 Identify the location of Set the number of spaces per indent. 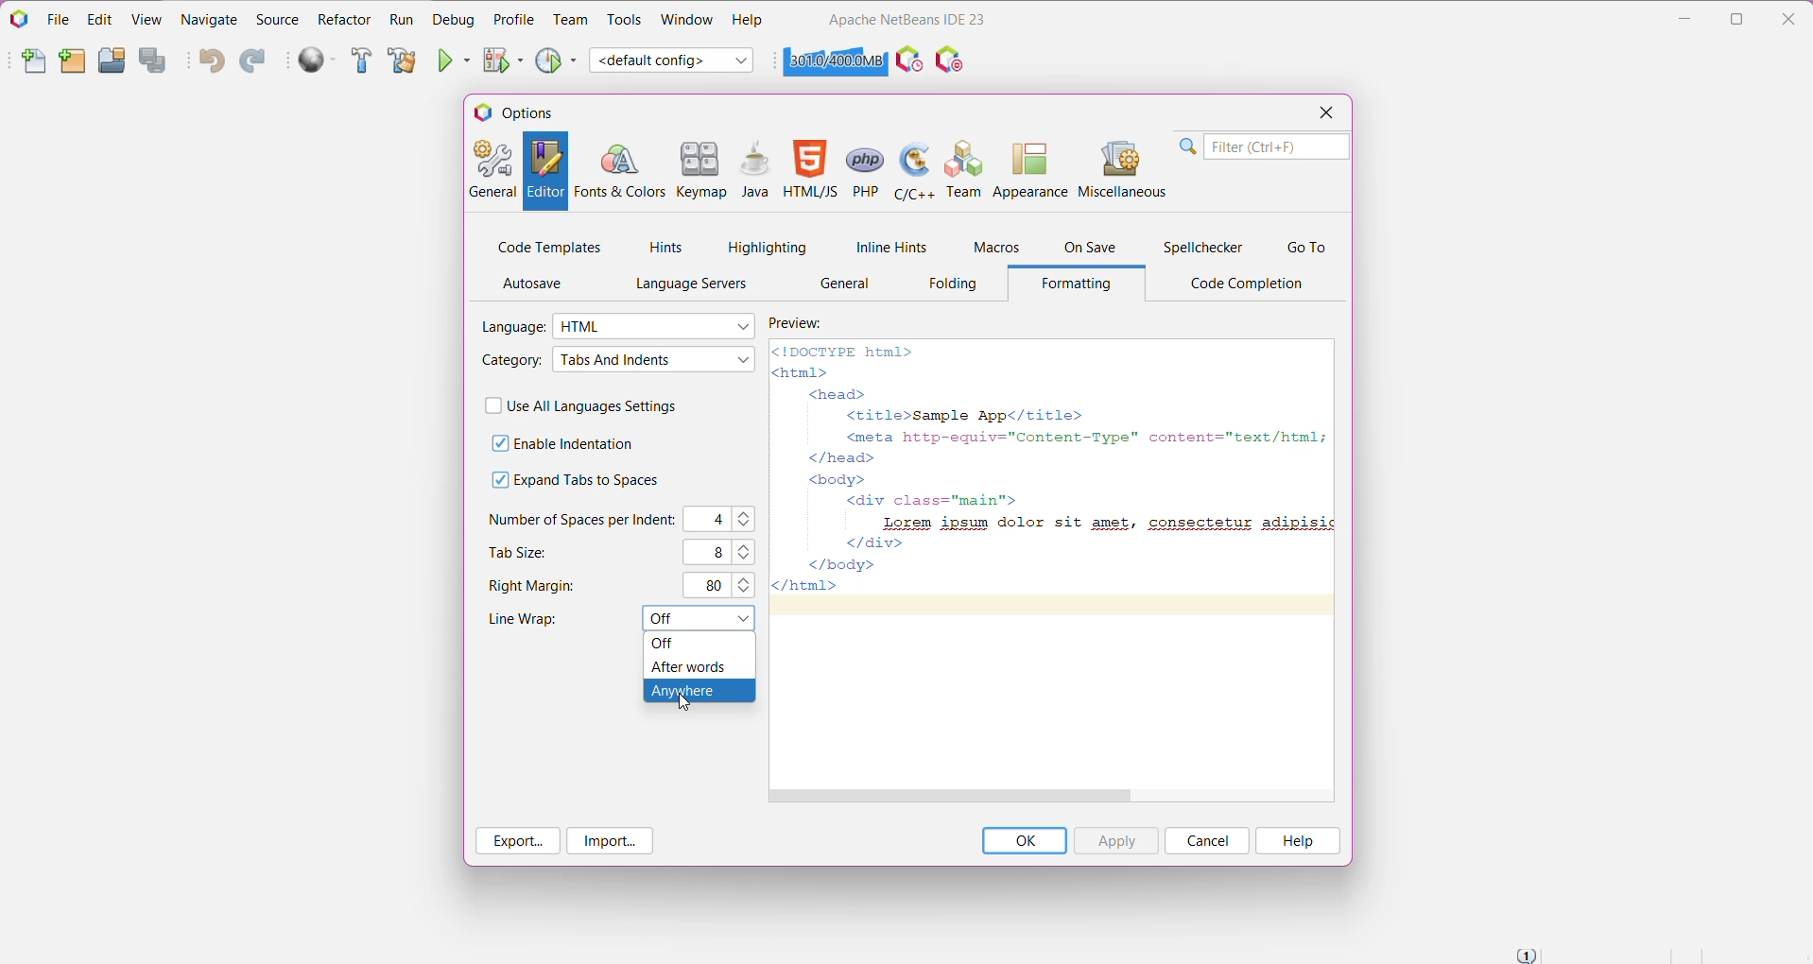
(747, 519).